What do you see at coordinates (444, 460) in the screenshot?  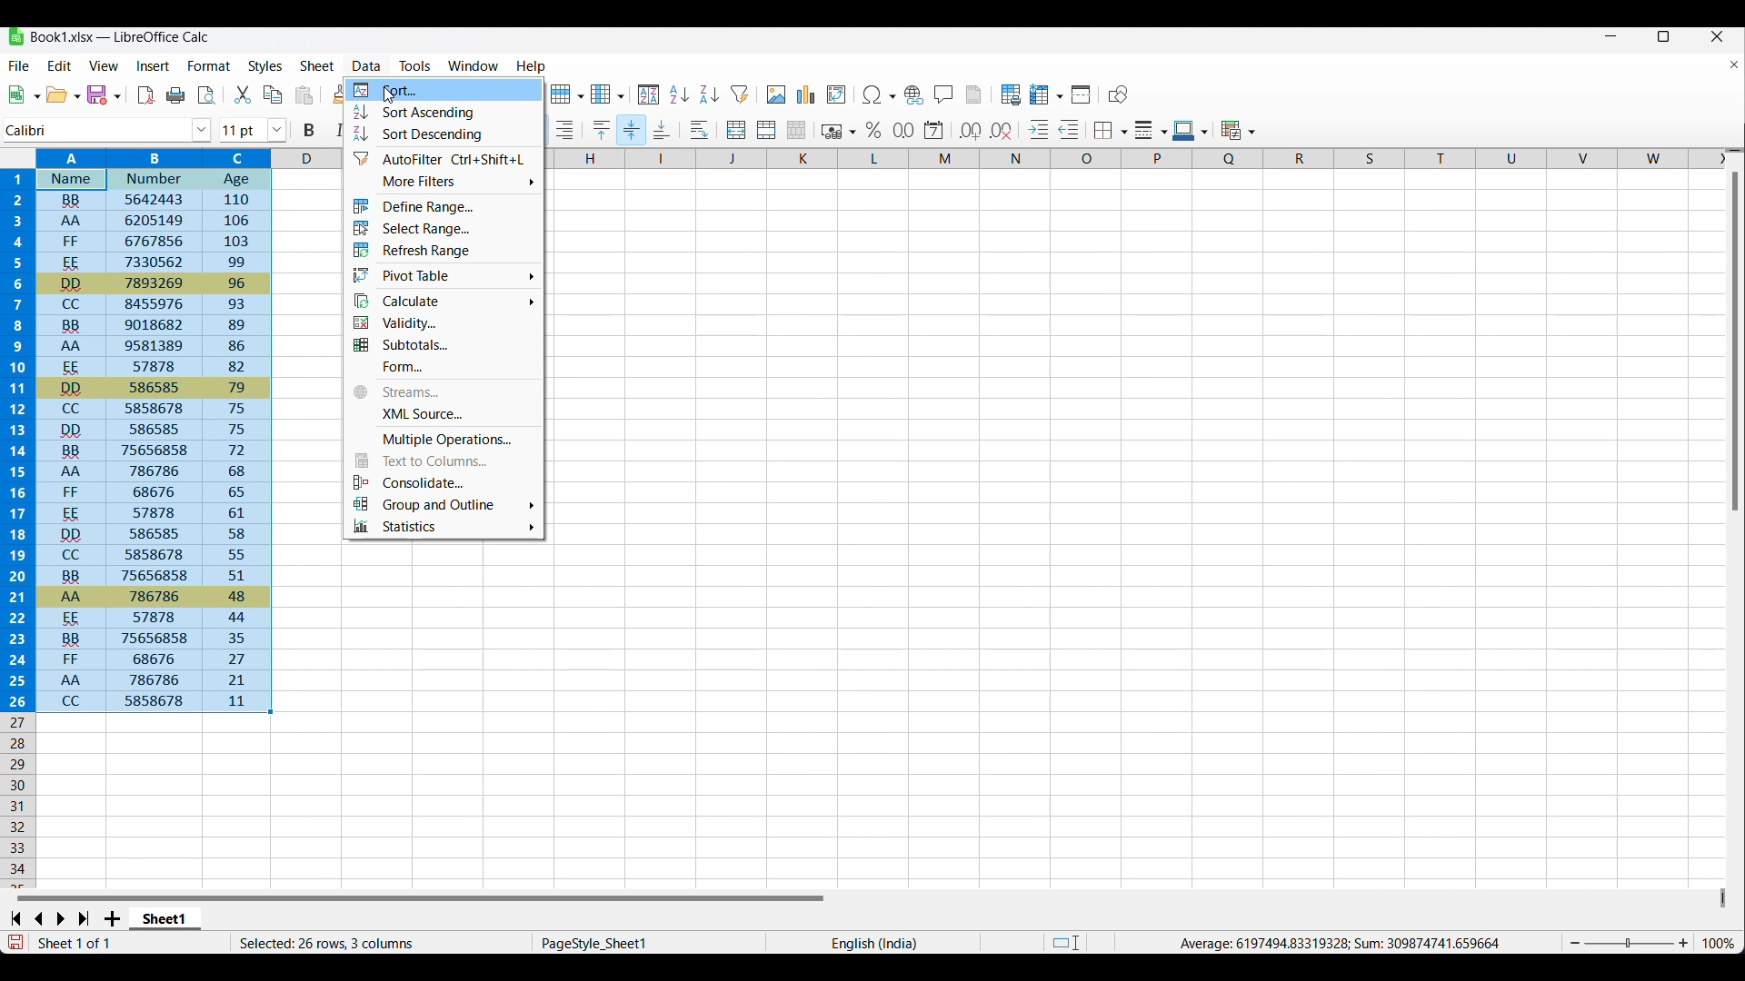 I see `Text to columns` at bounding box center [444, 460].